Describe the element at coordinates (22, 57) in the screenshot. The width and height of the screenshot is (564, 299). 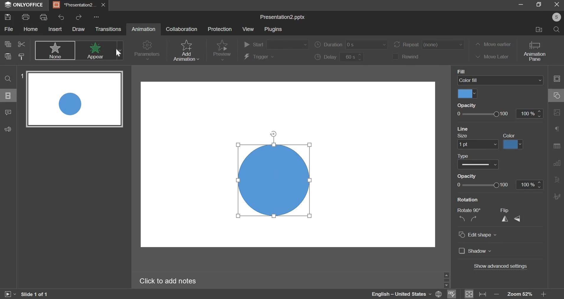
I see `copy slide` at that location.